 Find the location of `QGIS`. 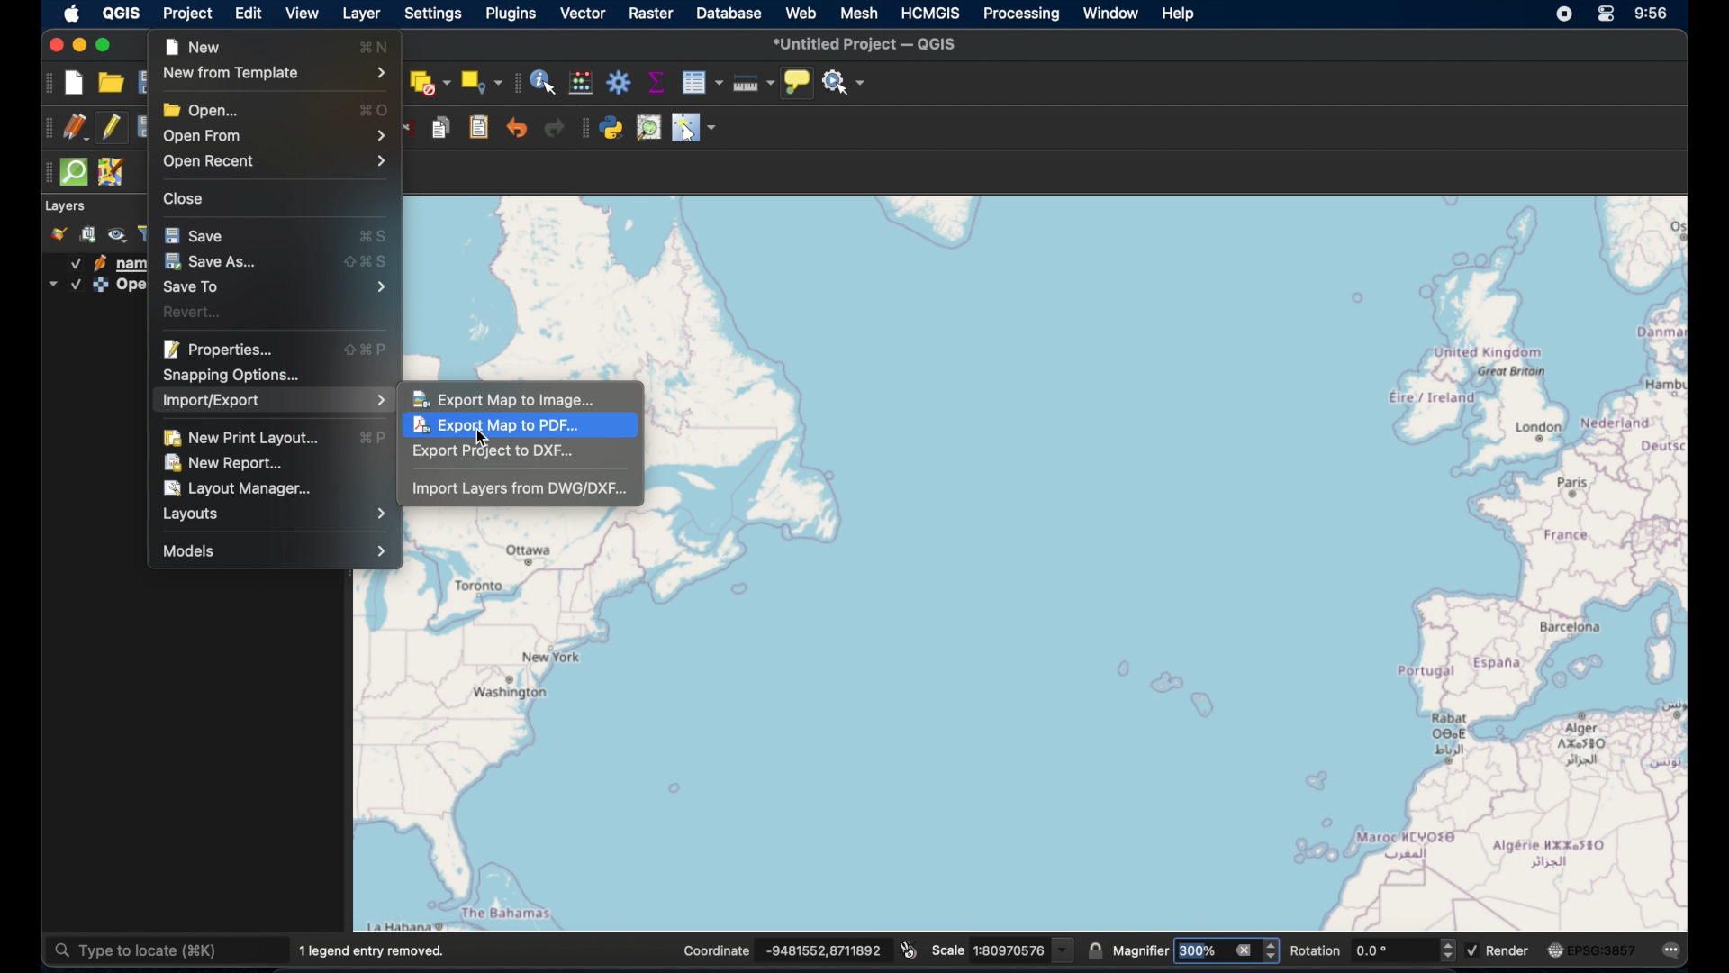

QGIS is located at coordinates (121, 14).